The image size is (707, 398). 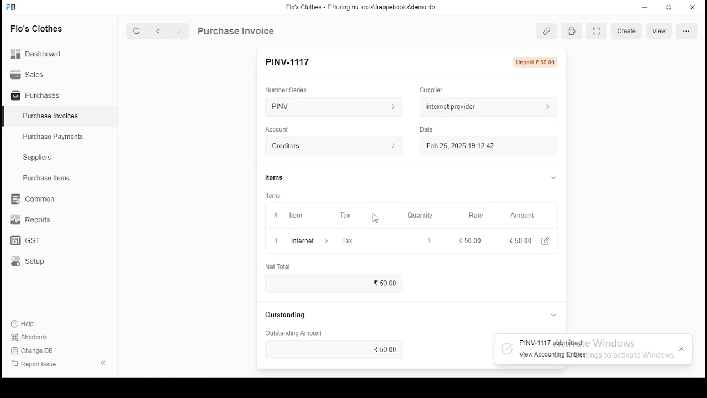 What do you see at coordinates (658, 32) in the screenshot?
I see `view` at bounding box center [658, 32].